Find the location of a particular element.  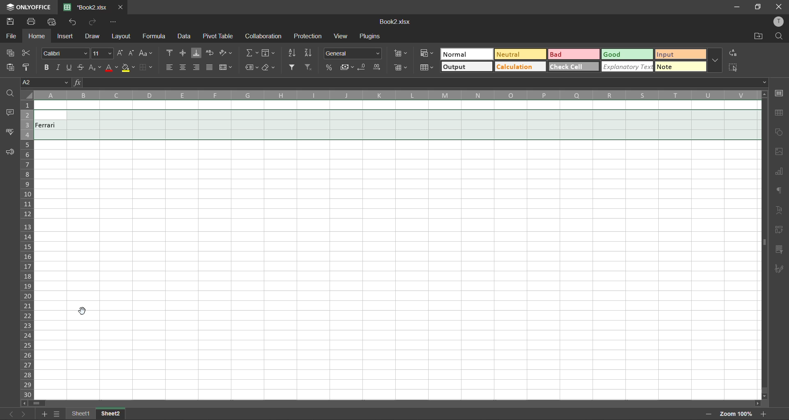

maximize is located at coordinates (758, 7).